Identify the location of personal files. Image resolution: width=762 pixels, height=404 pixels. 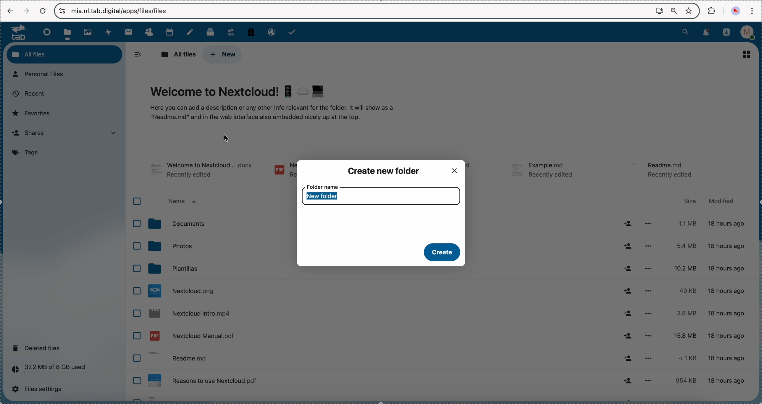
(41, 75).